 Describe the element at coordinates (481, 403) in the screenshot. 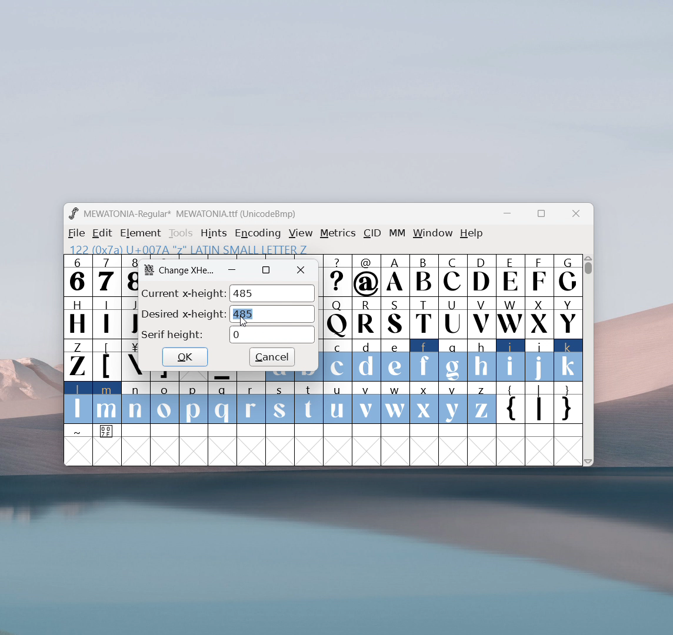

I see `z` at that location.